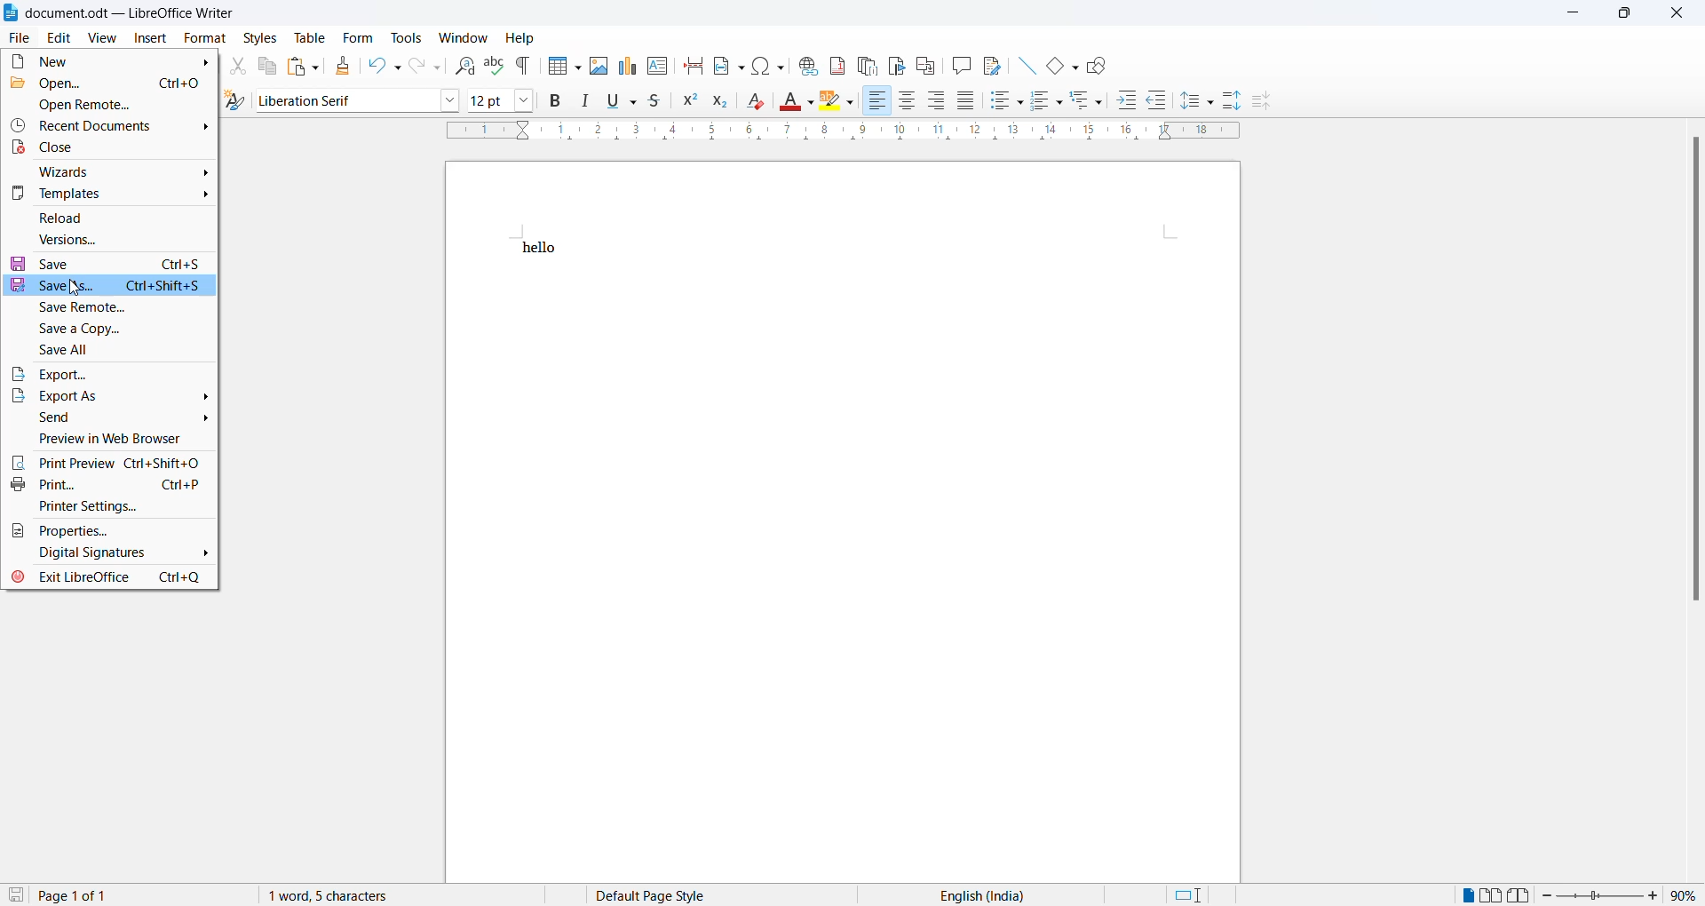  I want to click on Superscript, so click(686, 103).